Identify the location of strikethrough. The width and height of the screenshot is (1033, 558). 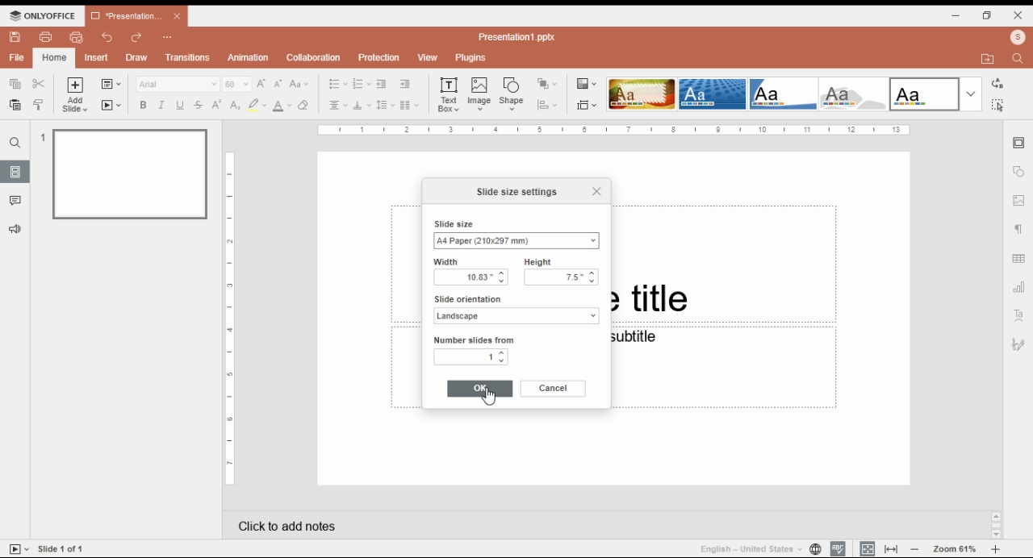
(199, 105).